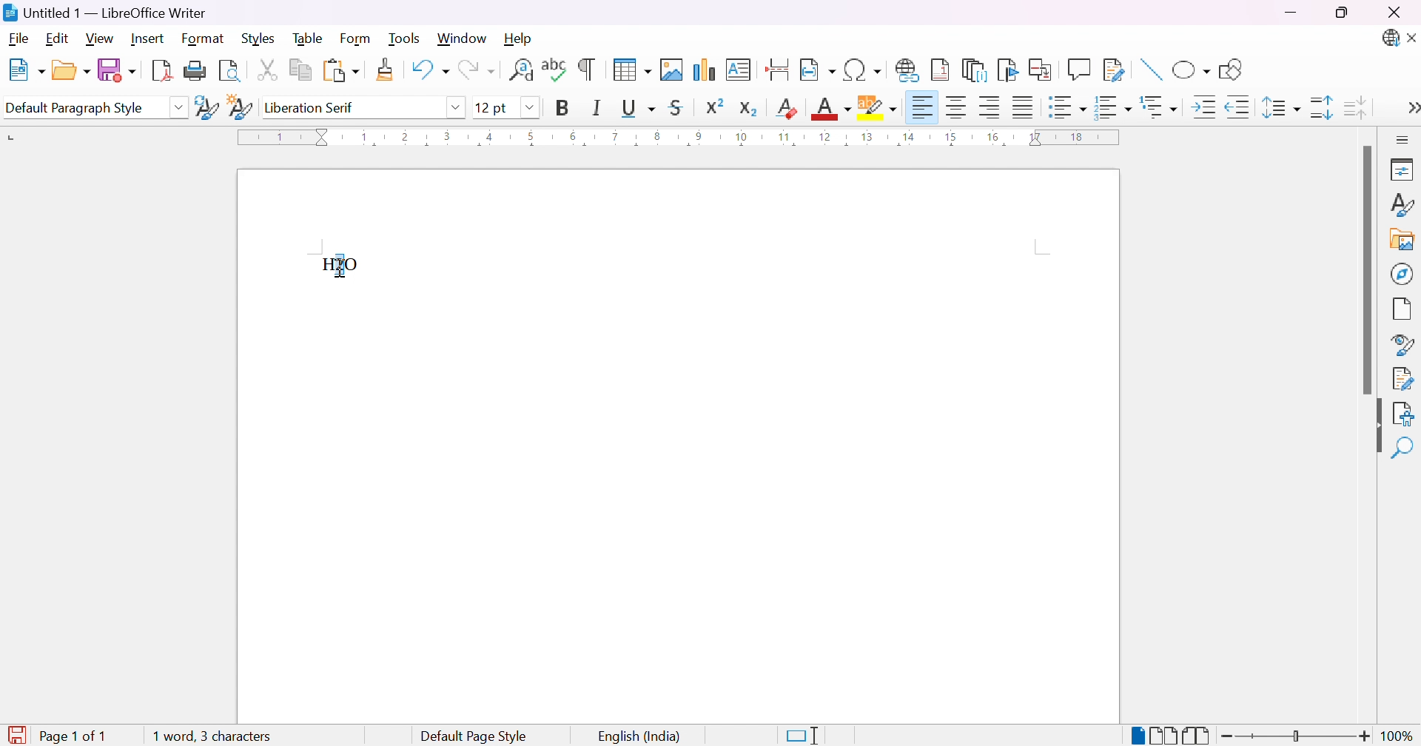 The width and height of the screenshot is (1421, 746). Describe the element at coordinates (1228, 736) in the screenshot. I see `Zoom out` at that location.